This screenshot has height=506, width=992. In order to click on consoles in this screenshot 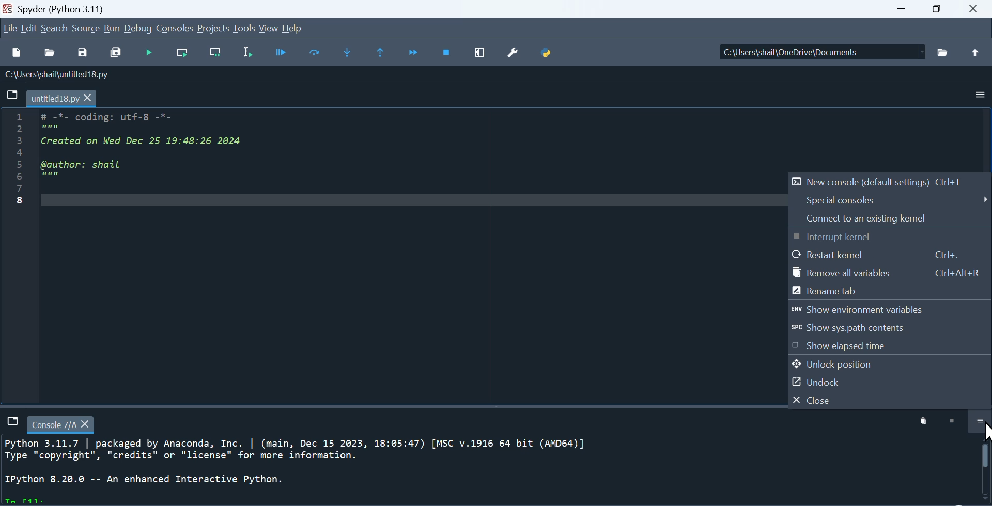, I will do `click(173, 28)`.